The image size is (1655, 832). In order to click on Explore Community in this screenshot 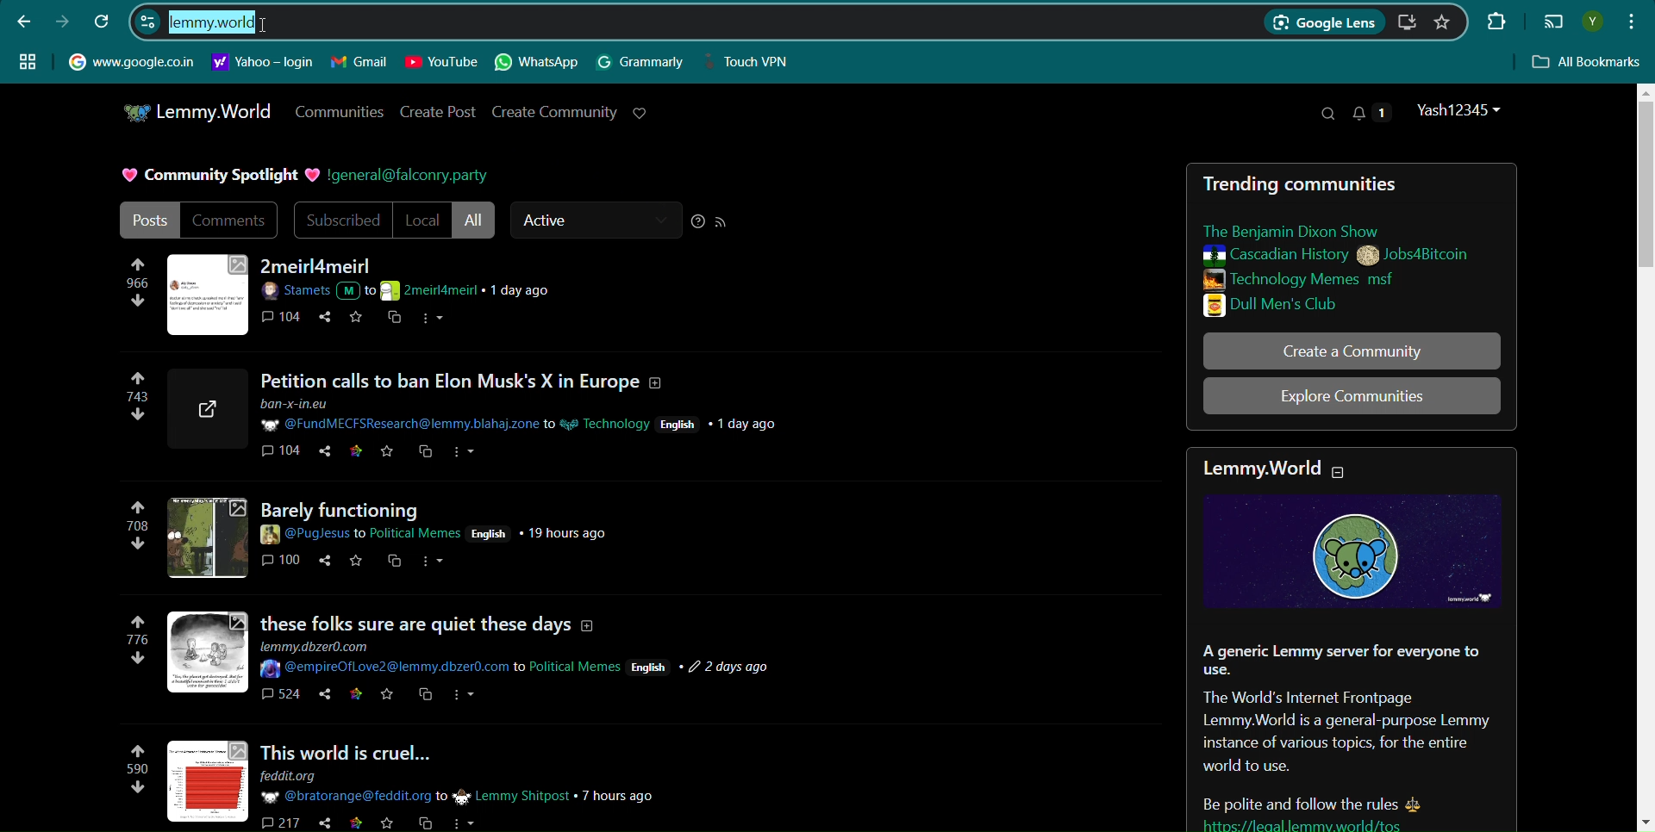, I will do `click(1352, 396)`.